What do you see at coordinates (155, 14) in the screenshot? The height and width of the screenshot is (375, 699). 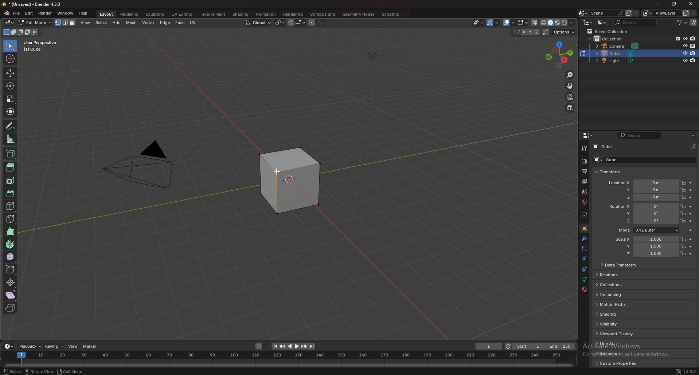 I see `sculpting` at bounding box center [155, 14].